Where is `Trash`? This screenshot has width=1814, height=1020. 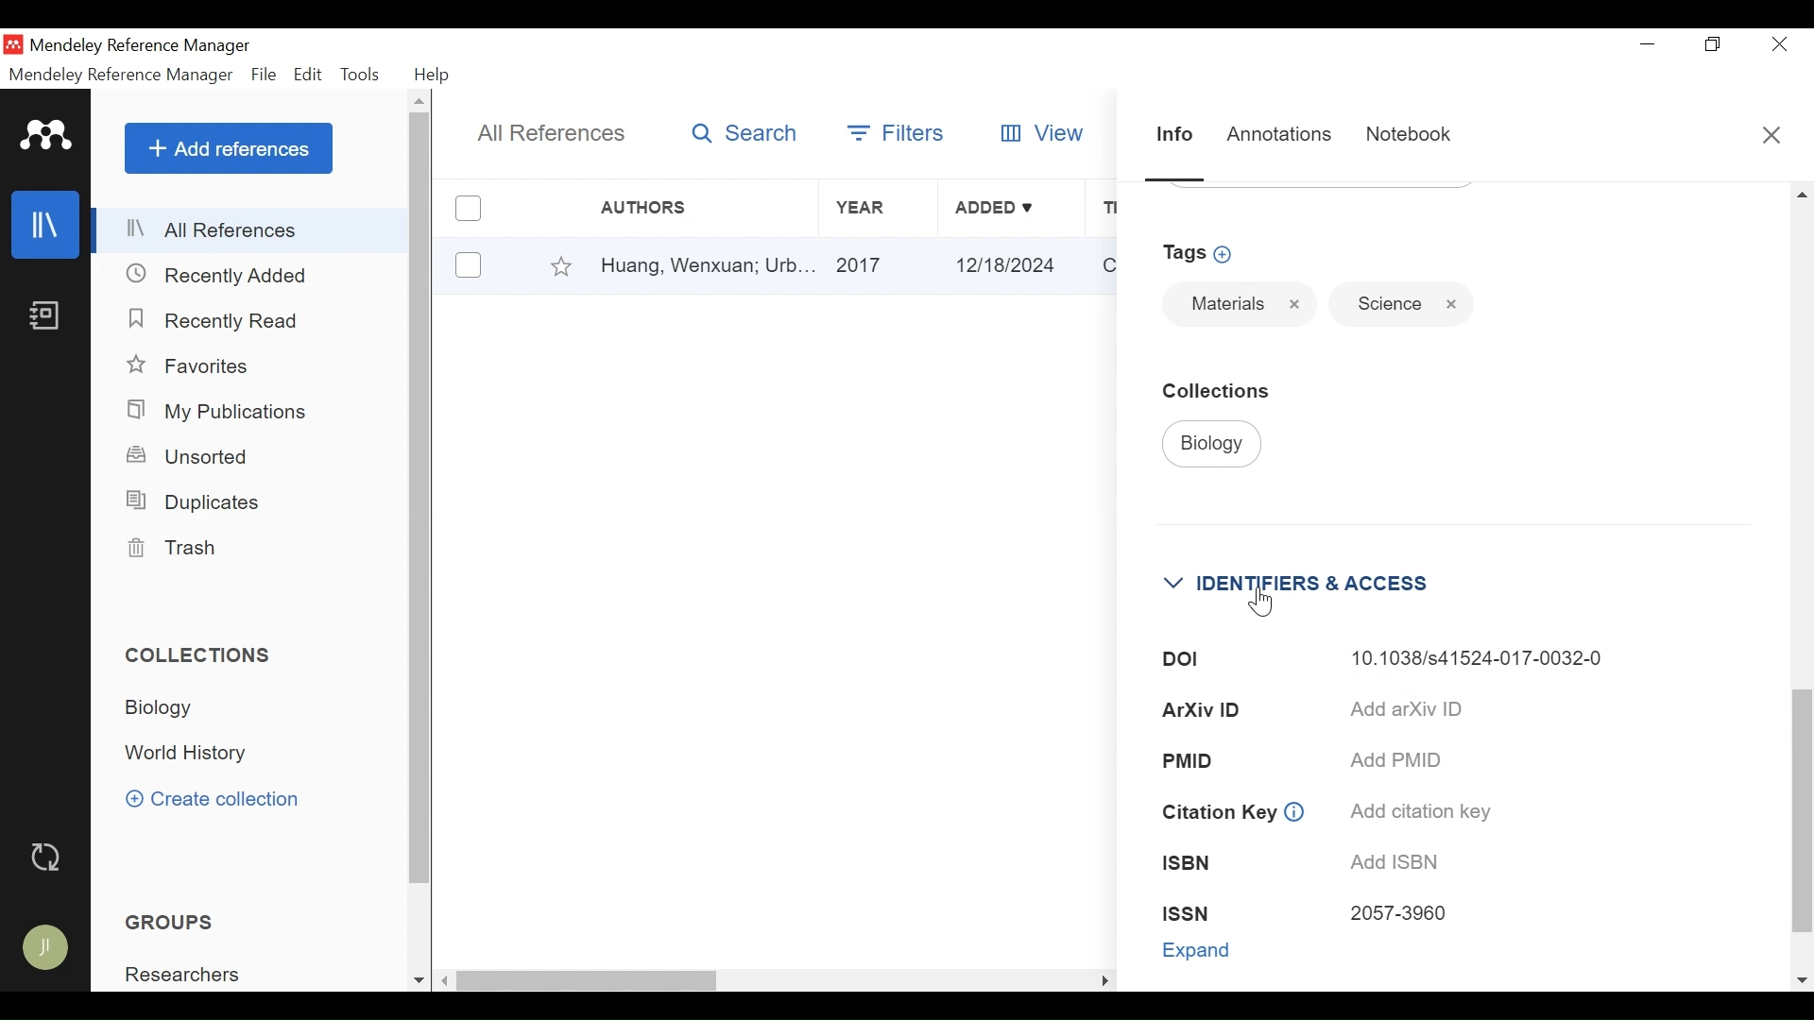
Trash is located at coordinates (182, 548).